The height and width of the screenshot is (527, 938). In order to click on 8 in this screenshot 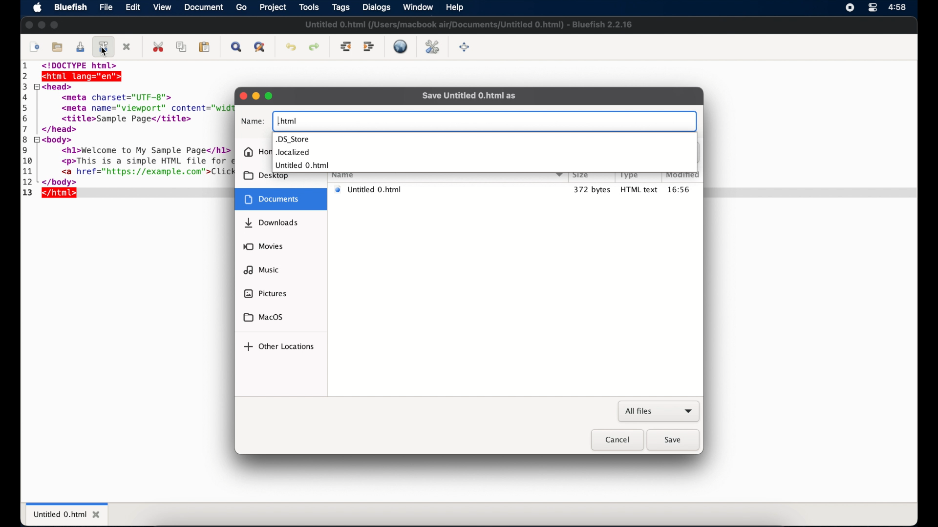, I will do `click(26, 139)`.